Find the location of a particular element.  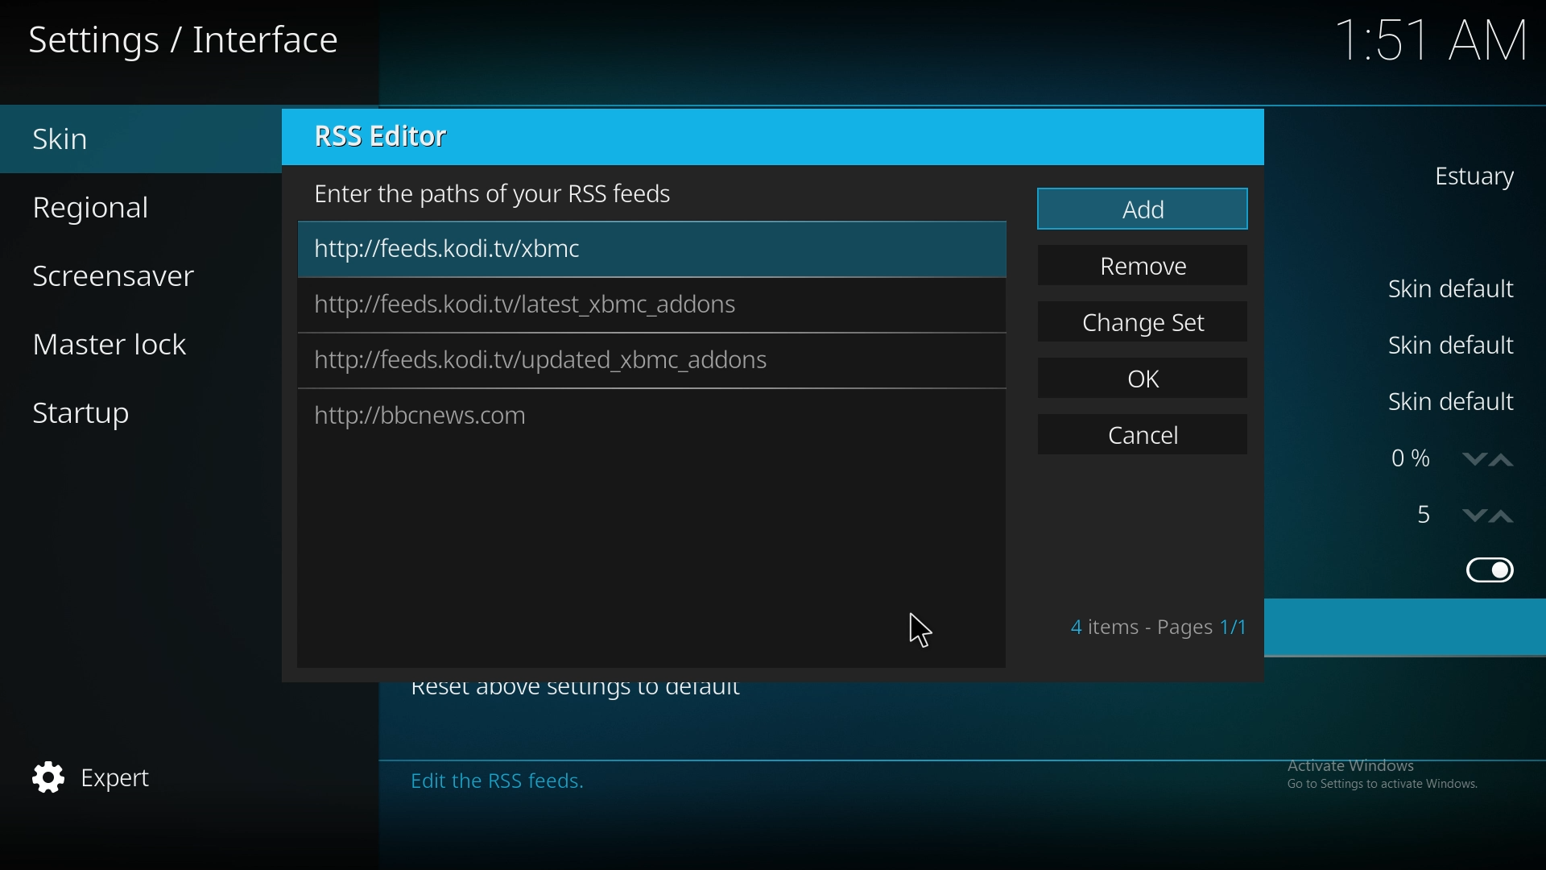

decrease zoom is located at coordinates (1470, 461).